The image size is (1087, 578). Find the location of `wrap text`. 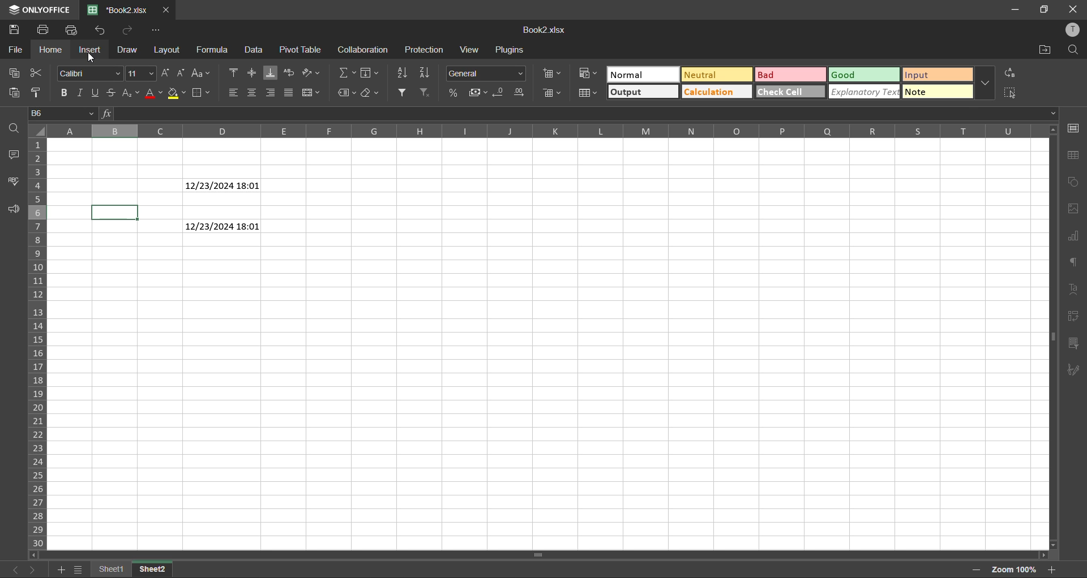

wrap text is located at coordinates (291, 74).